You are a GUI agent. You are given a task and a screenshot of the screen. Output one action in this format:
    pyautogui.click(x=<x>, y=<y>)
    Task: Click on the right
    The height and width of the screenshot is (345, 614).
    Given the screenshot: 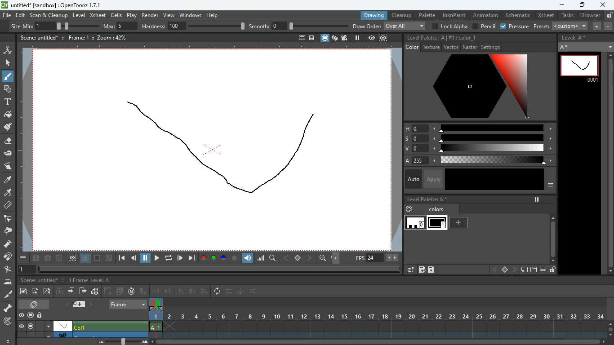 What is the action you would take?
    pyautogui.click(x=514, y=270)
    